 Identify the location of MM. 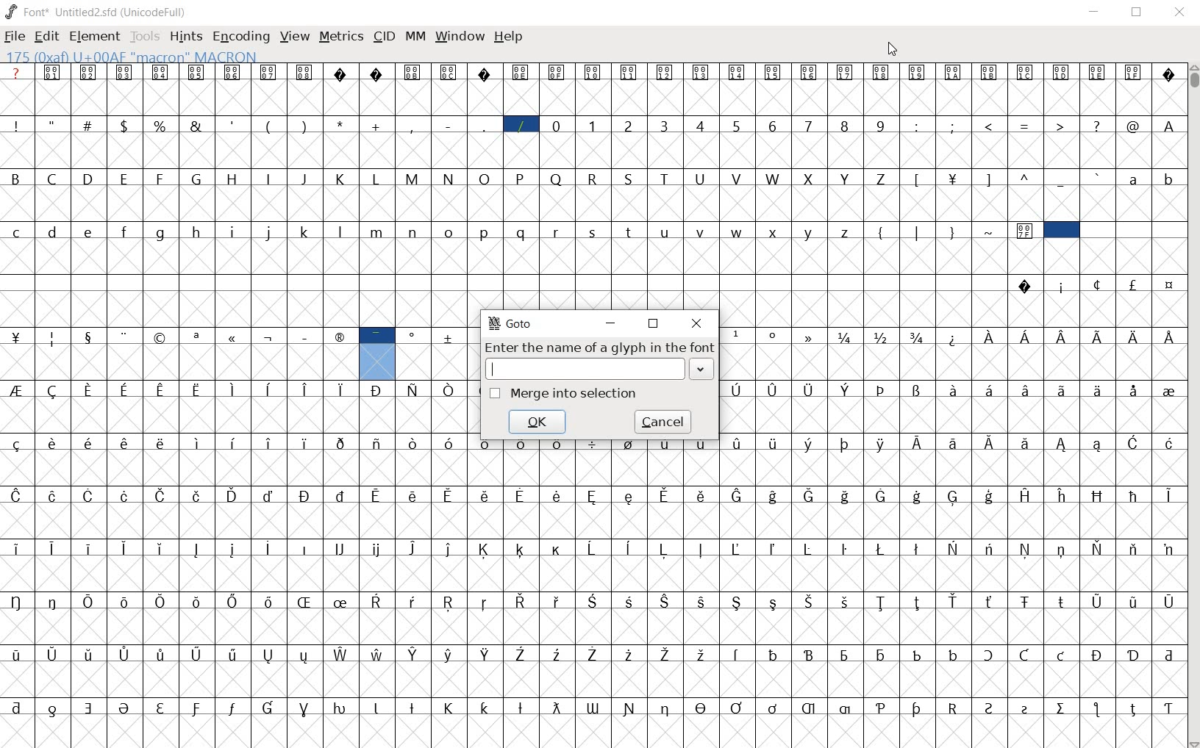
(415, 38).